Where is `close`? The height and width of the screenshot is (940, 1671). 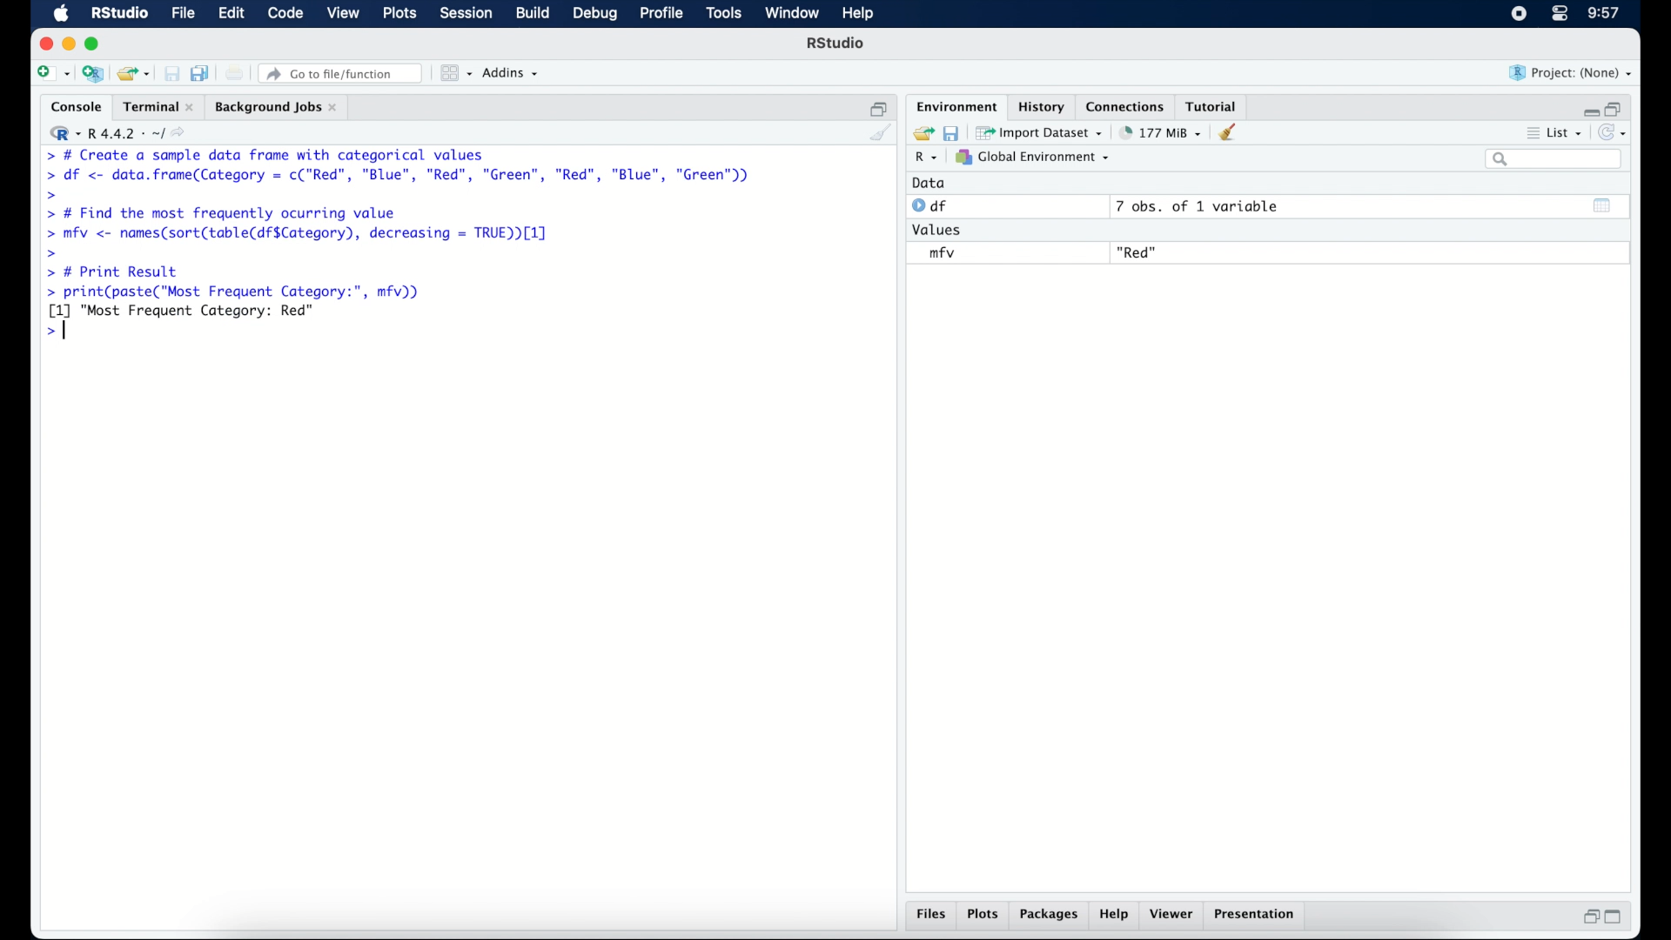
close is located at coordinates (43, 43).